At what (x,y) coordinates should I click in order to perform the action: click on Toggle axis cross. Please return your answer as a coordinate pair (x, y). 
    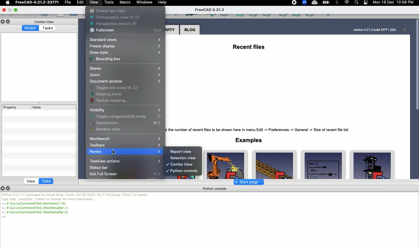
    Looking at the image, I should click on (120, 87).